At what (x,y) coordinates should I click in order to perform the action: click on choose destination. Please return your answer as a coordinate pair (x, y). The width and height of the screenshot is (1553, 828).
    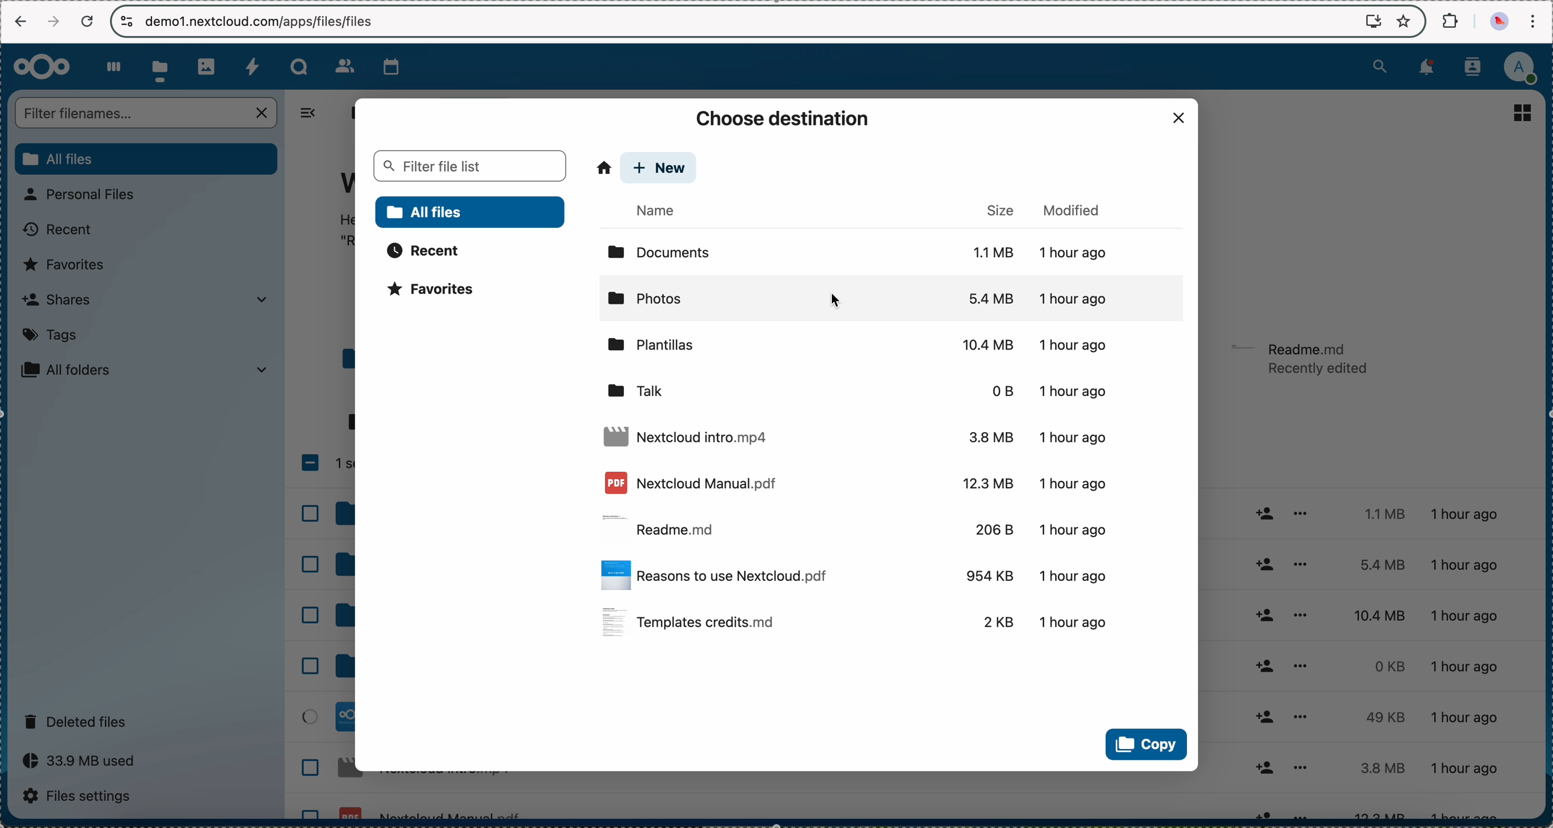
    Looking at the image, I should click on (785, 118).